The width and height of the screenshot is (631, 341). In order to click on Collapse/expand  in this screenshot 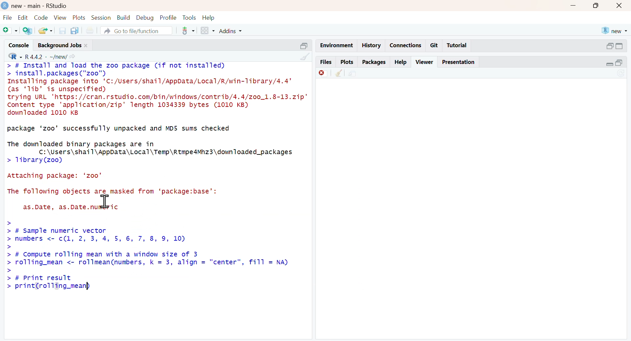, I will do `click(609, 64)`.